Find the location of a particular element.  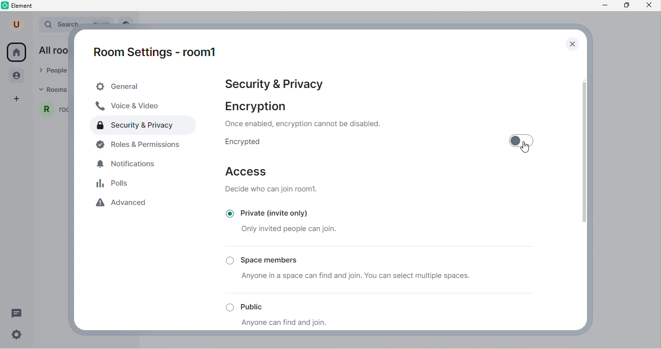

general is located at coordinates (146, 87).